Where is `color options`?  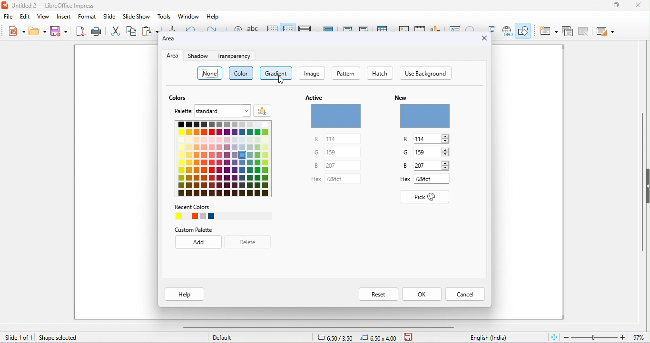 color options is located at coordinates (221, 160).